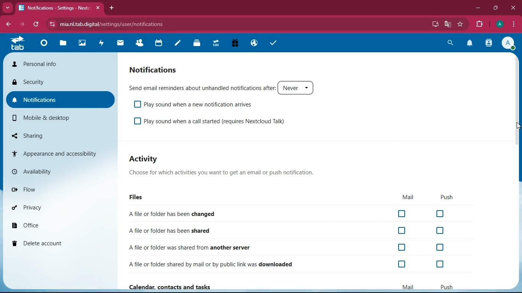 Image resolution: width=522 pixels, height=293 pixels. Describe the element at coordinates (402, 246) in the screenshot. I see `off` at that location.